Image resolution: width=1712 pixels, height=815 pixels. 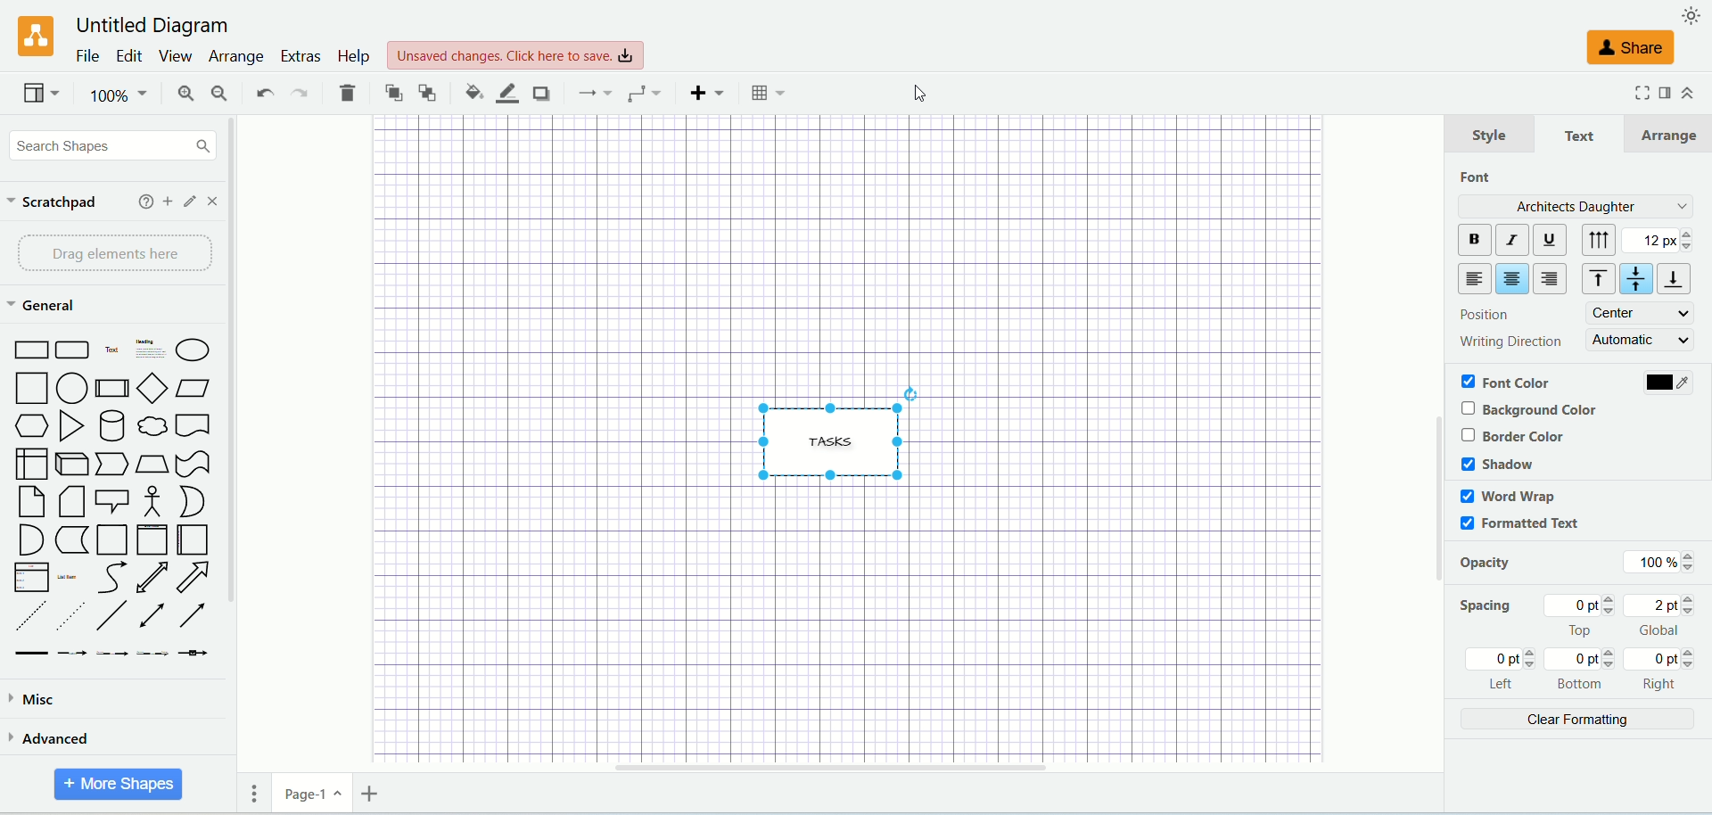 What do you see at coordinates (1667, 383) in the screenshot?
I see `color` at bounding box center [1667, 383].